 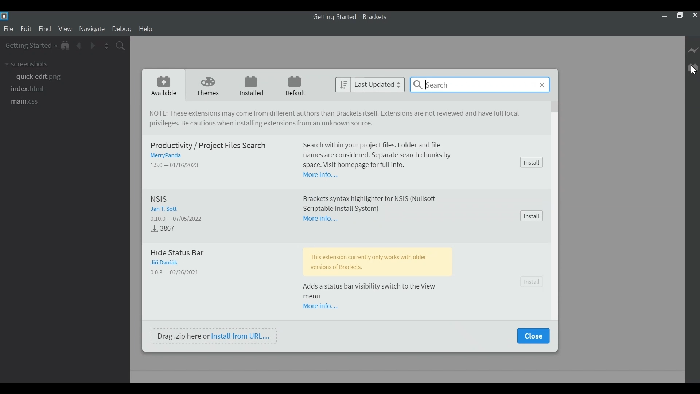 I want to click on File, so click(x=9, y=29).